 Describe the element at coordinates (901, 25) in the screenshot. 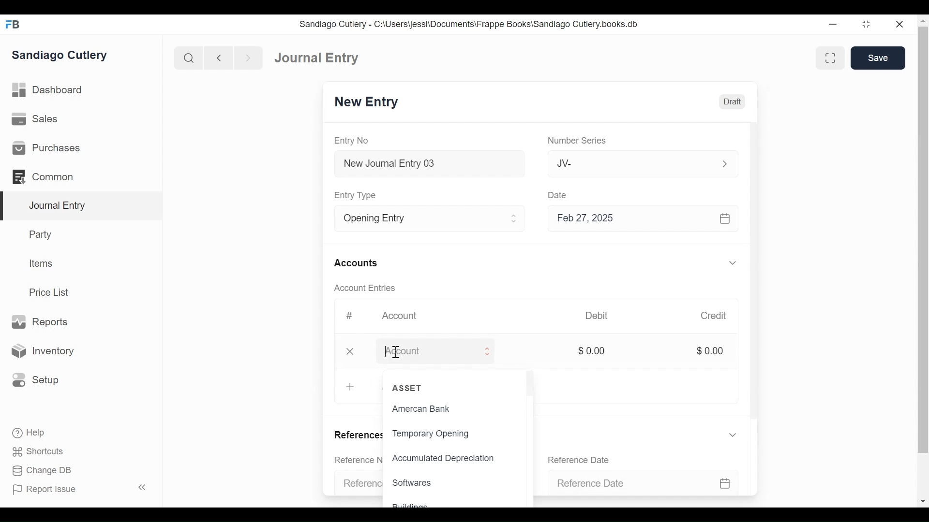

I see `Close` at that location.